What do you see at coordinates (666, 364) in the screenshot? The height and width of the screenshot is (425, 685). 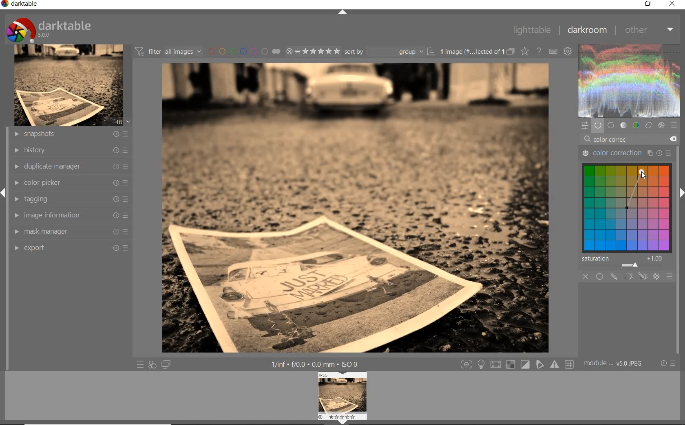 I see `reset or preset & preference` at bounding box center [666, 364].